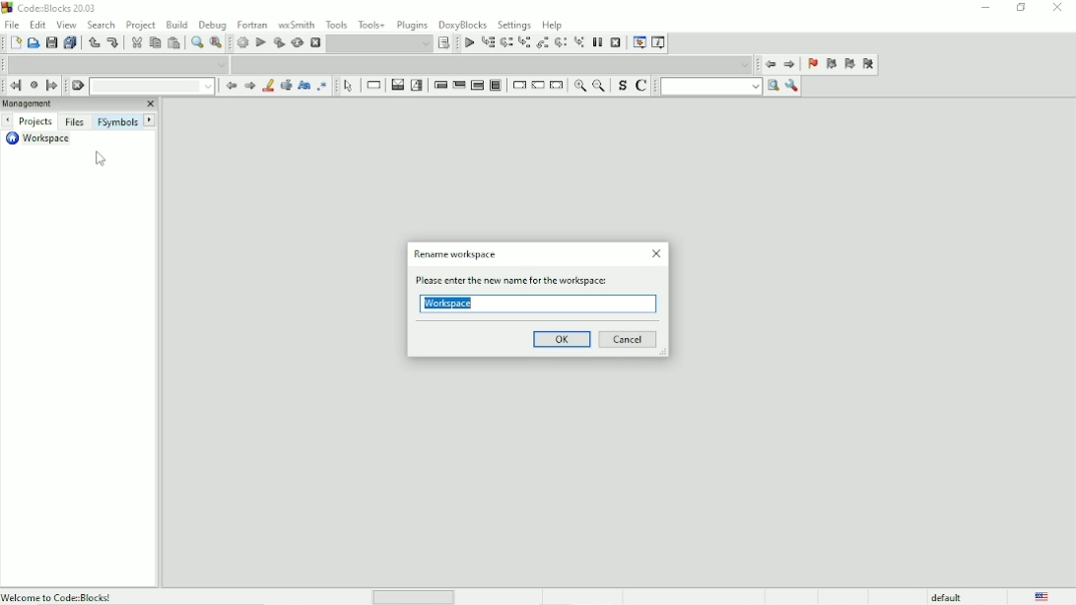 The image size is (1076, 605). What do you see at coordinates (769, 64) in the screenshot?
I see `Jump back` at bounding box center [769, 64].